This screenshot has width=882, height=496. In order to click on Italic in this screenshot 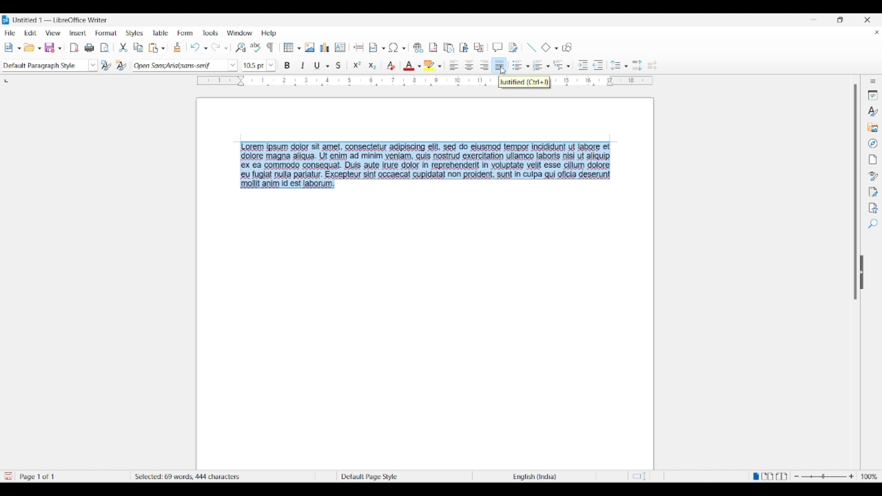, I will do `click(303, 65)`.